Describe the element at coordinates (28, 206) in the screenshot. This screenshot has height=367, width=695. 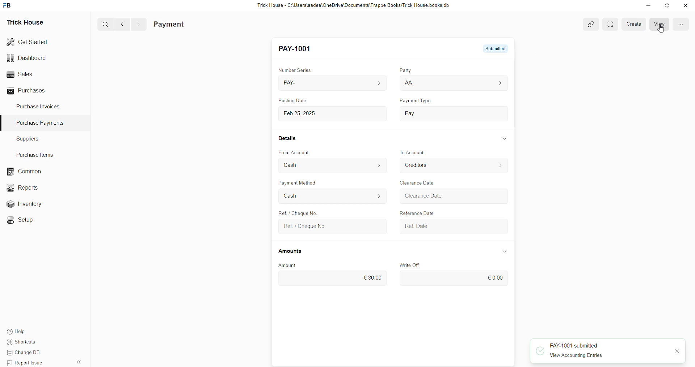
I see `Inventory` at that location.